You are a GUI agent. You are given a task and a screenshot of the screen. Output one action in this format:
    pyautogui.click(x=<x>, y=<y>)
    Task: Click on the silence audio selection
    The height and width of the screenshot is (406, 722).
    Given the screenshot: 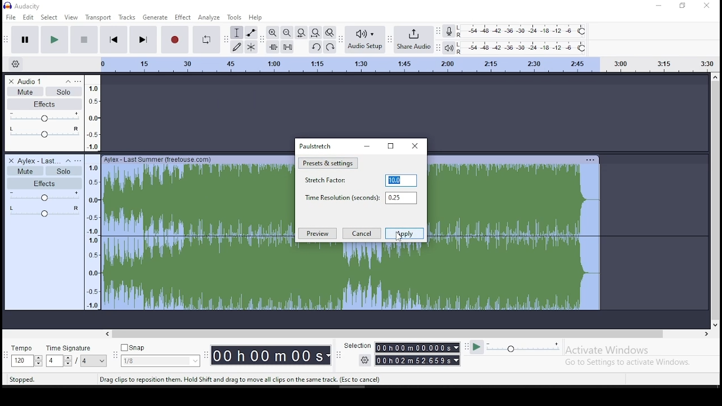 What is the action you would take?
    pyautogui.click(x=288, y=47)
    